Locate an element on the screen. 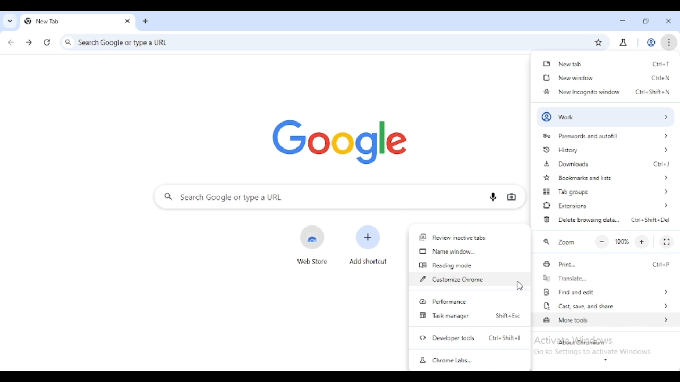 The image size is (680, 382). delete browsing data is located at coordinates (581, 219).